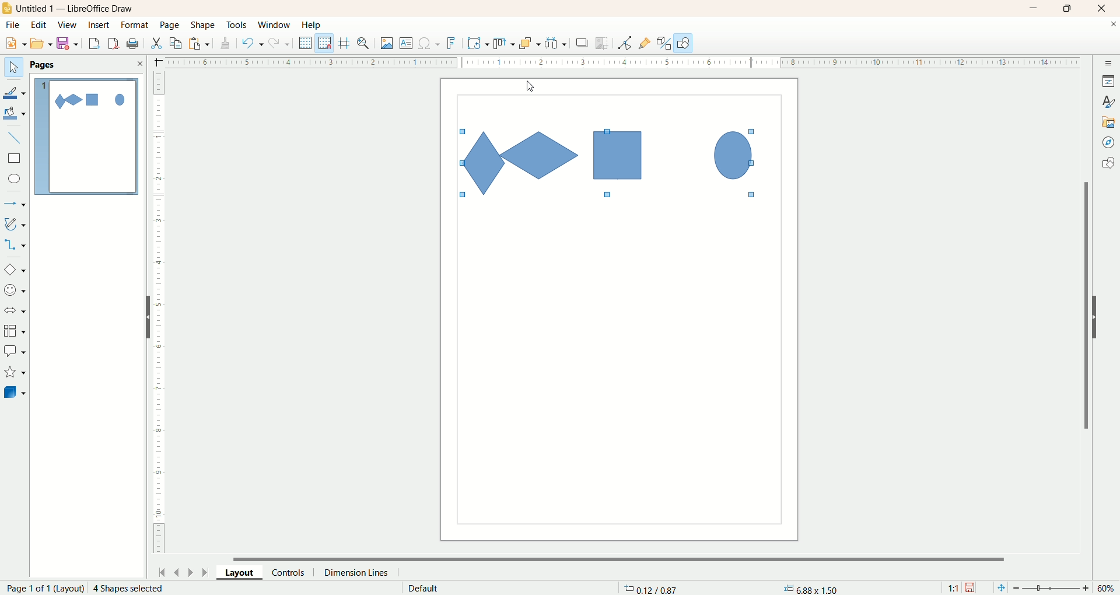 The width and height of the screenshot is (1120, 595). Describe the element at coordinates (100, 25) in the screenshot. I see `insert` at that location.